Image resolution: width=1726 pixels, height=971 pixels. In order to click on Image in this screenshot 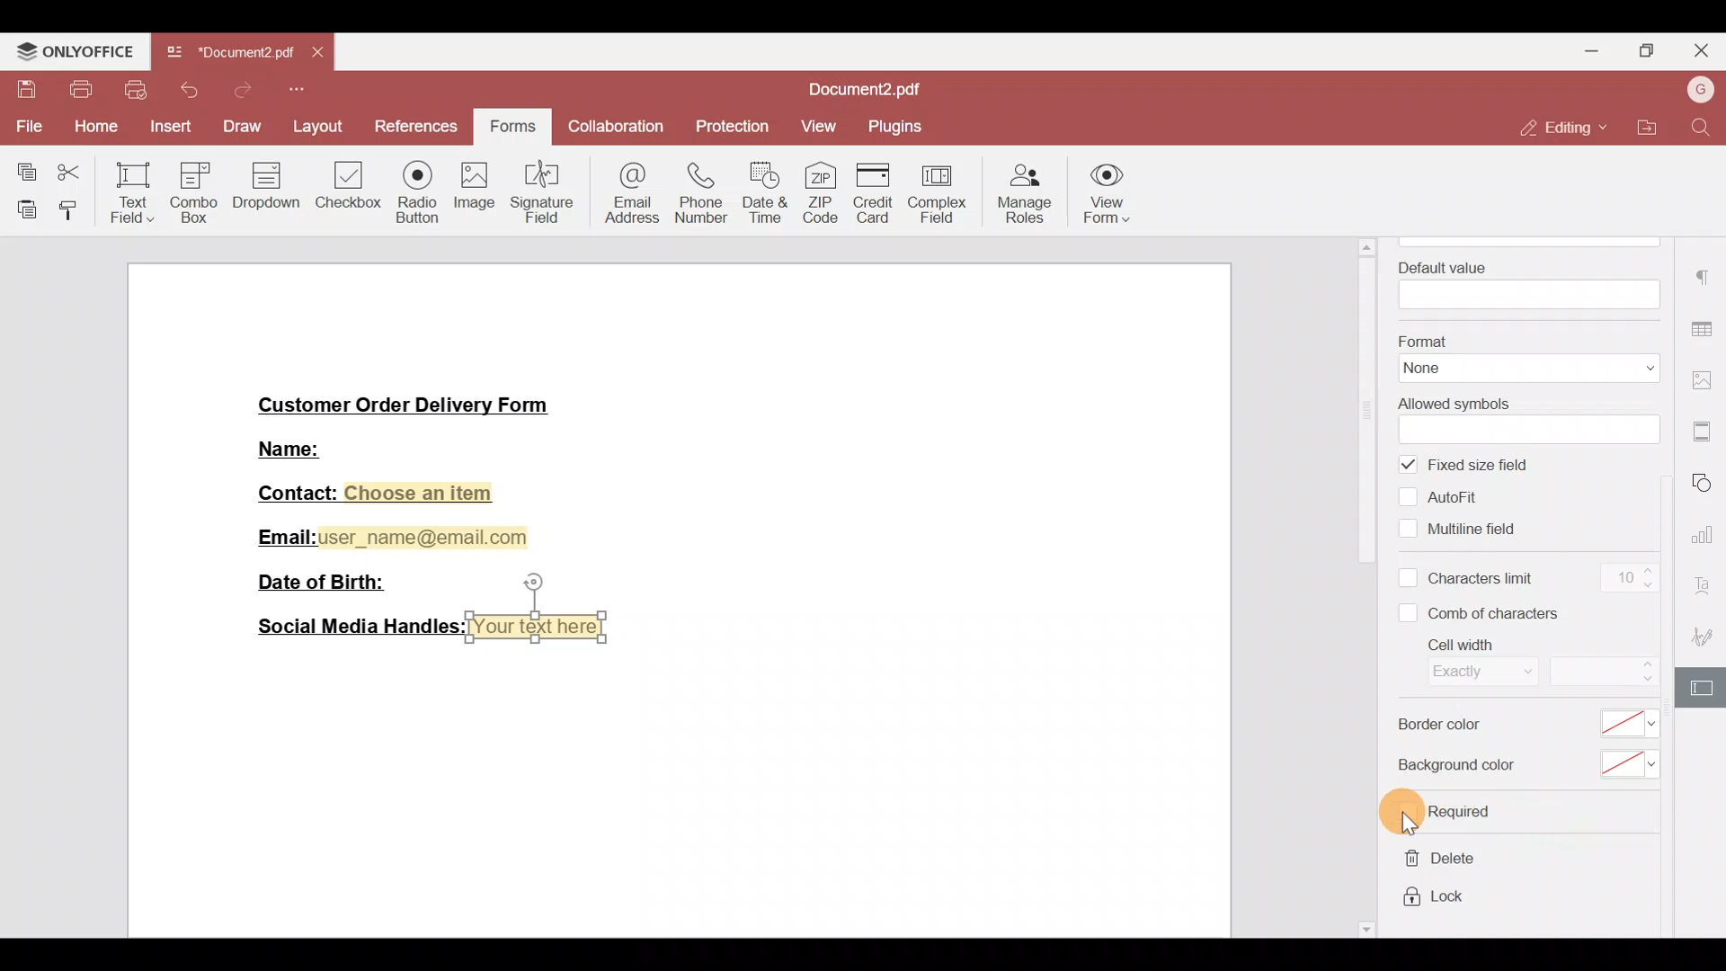, I will do `click(472, 190)`.